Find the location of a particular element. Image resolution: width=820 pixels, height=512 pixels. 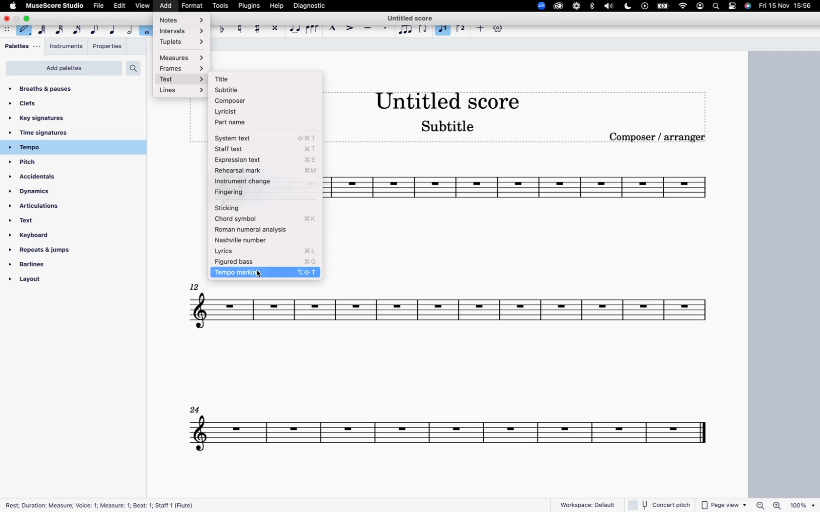

tie is located at coordinates (294, 28).